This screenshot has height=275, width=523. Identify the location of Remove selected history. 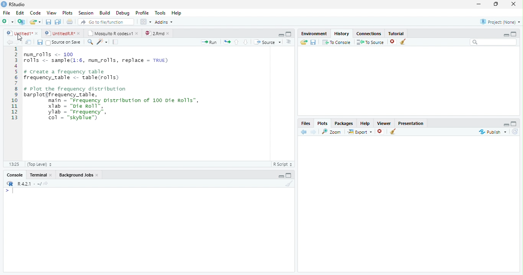
(392, 42).